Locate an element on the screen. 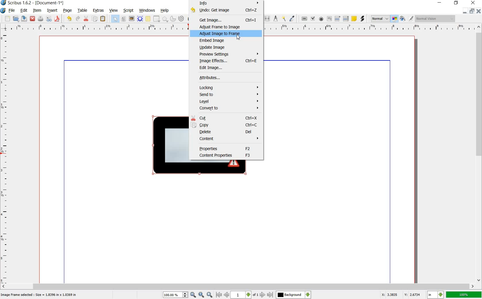 The height and width of the screenshot is (299, 482). coordinates x: 3.4729 is located at coordinates (386, 294).